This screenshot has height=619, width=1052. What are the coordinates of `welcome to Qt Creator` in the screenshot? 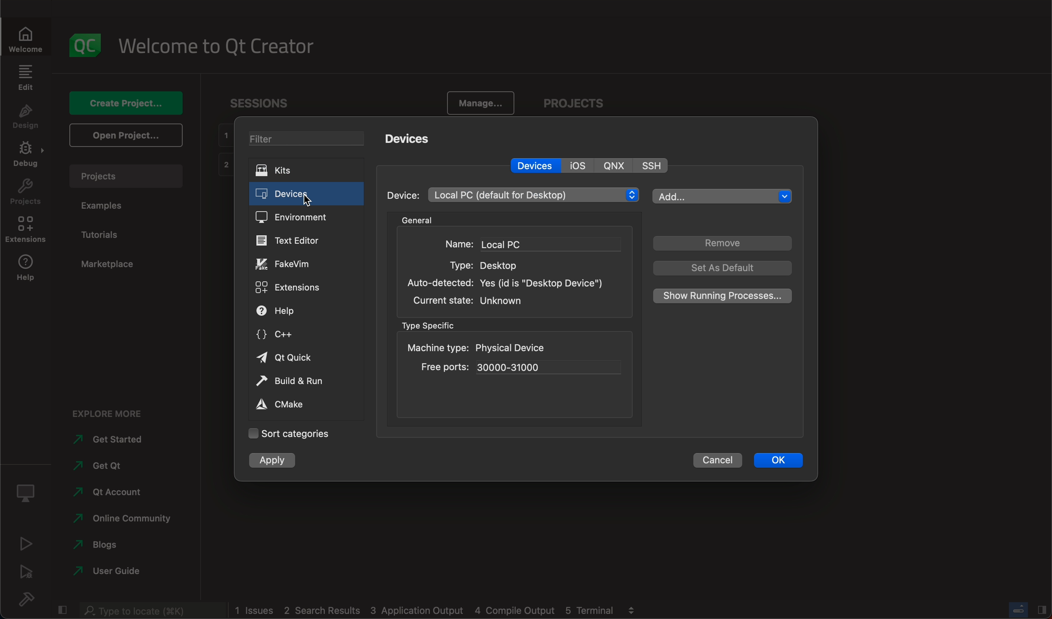 It's located at (219, 47).